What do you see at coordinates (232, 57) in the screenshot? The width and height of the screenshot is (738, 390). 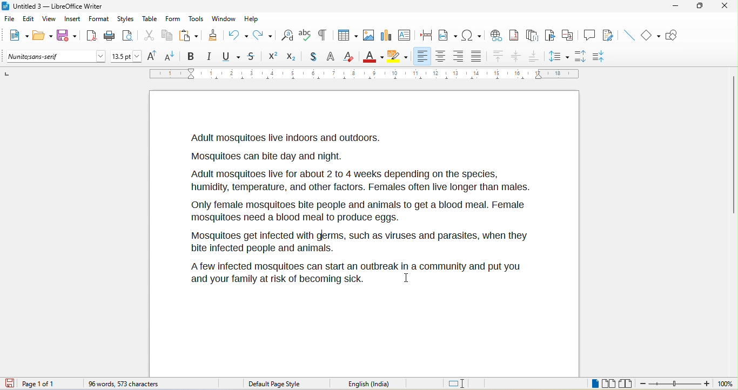 I see `underline` at bounding box center [232, 57].